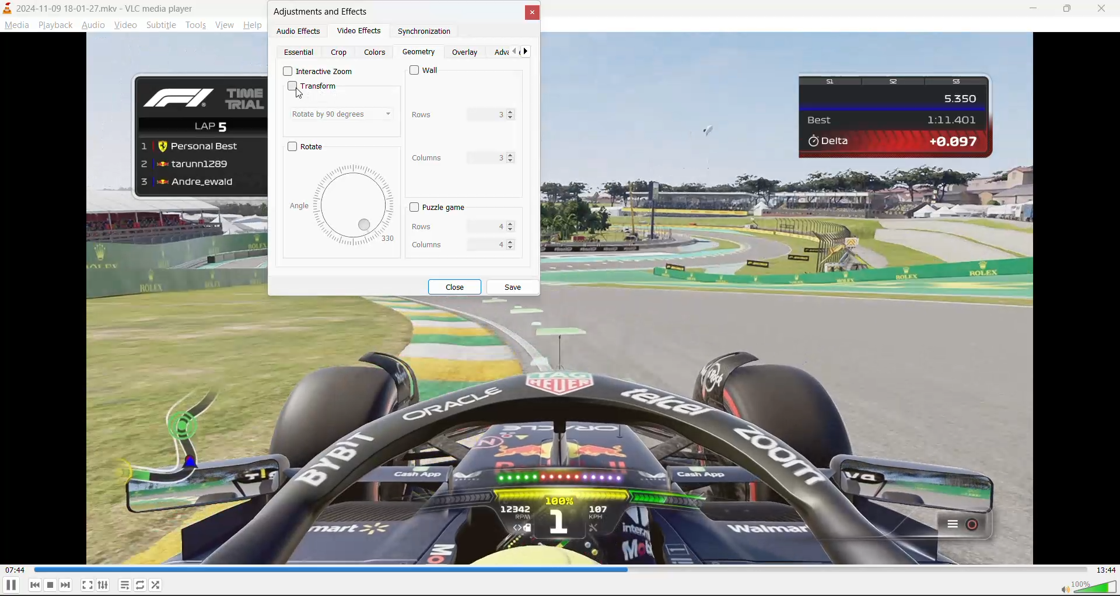  What do you see at coordinates (427, 31) in the screenshot?
I see `synchronization` at bounding box center [427, 31].